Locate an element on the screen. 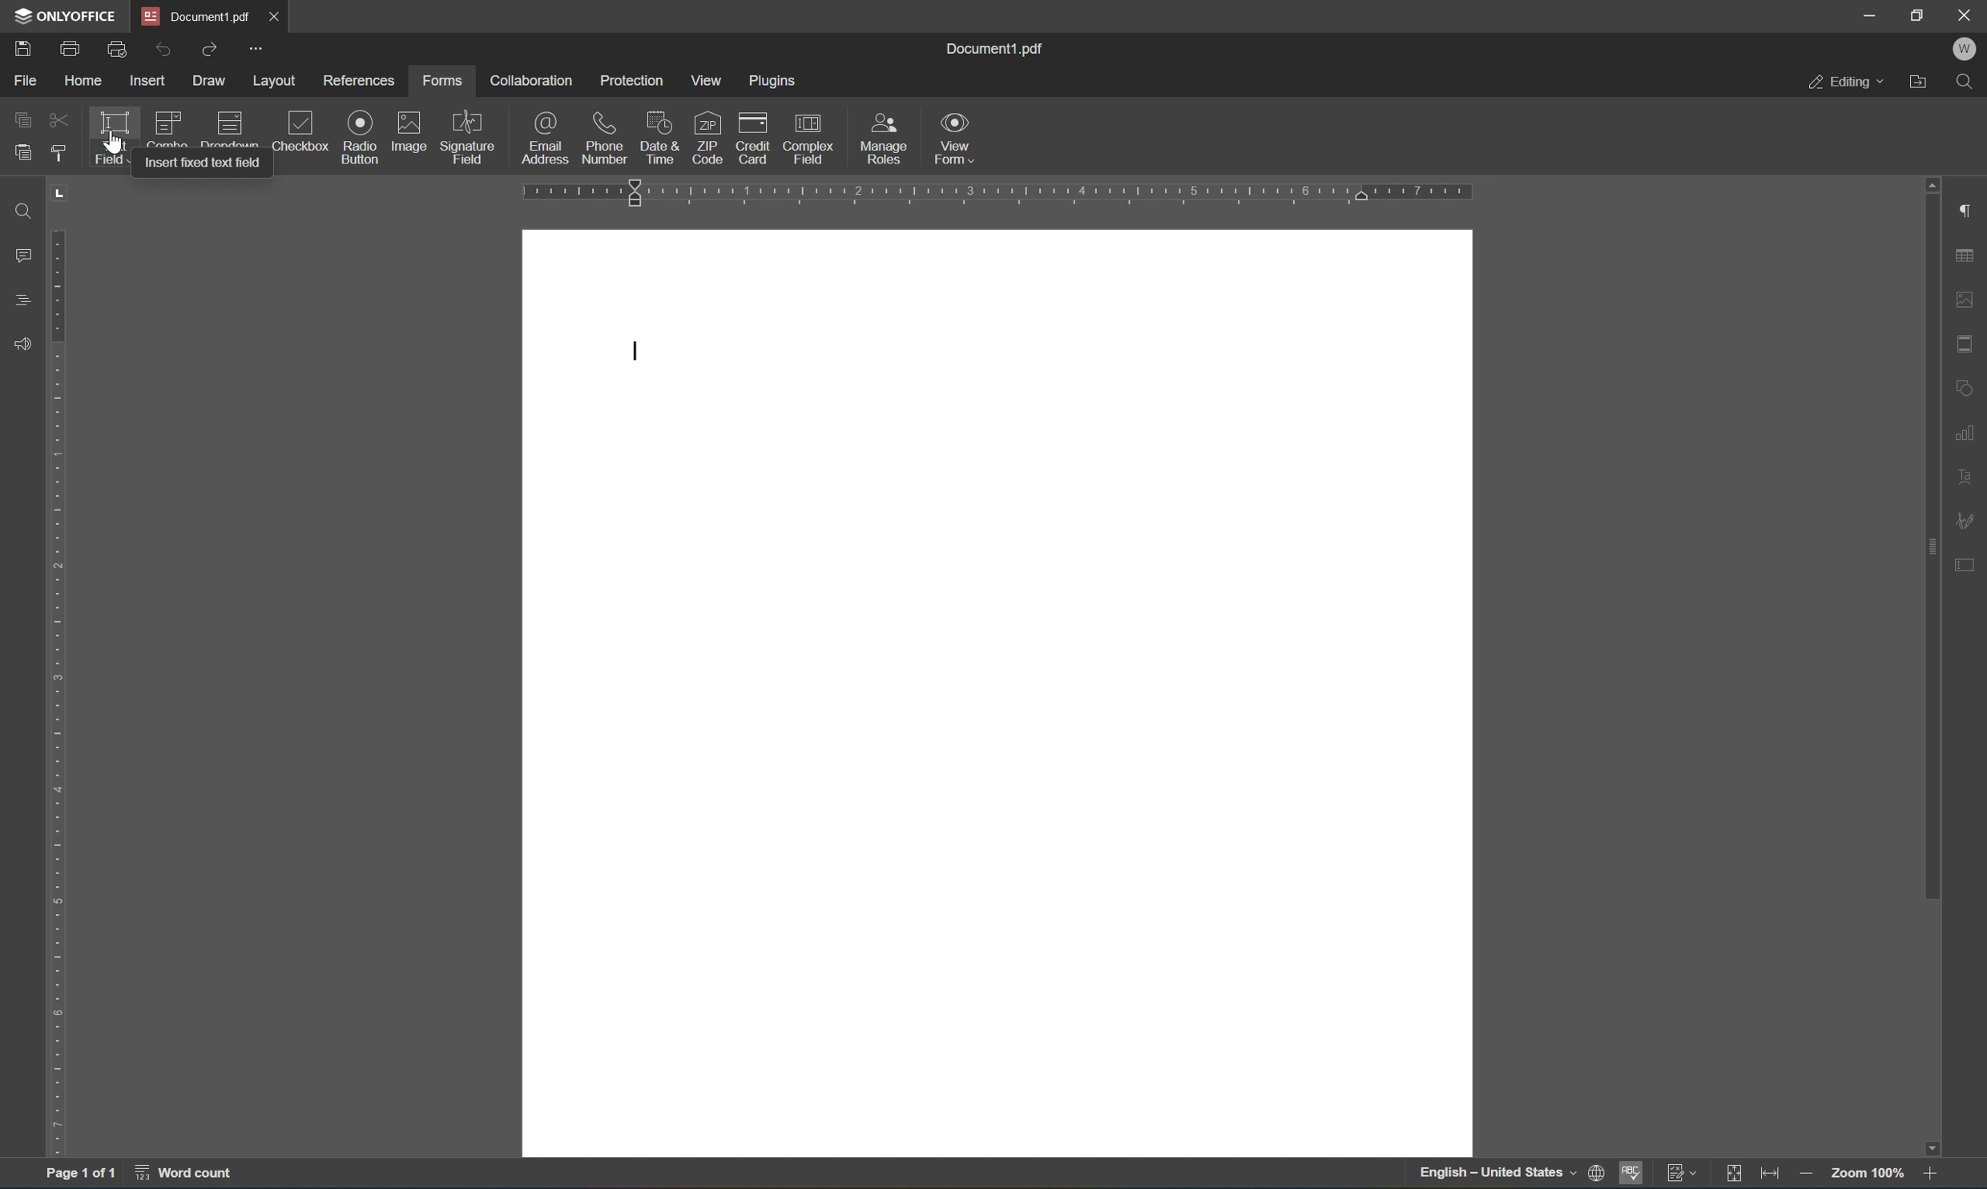  find is located at coordinates (20, 211).